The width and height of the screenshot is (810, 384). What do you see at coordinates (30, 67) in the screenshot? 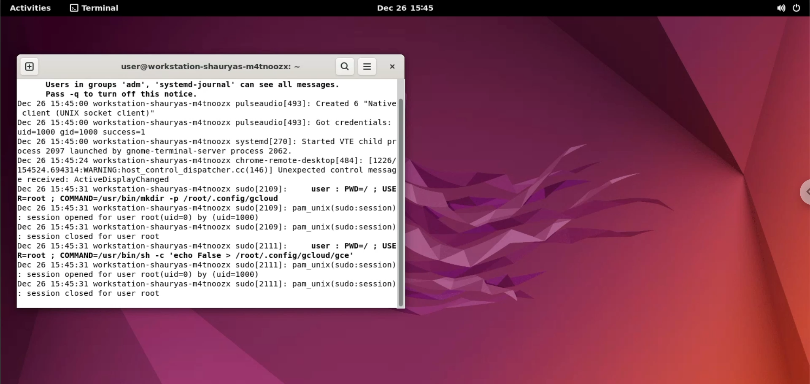
I see `new tab` at bounding box center [30, 67].